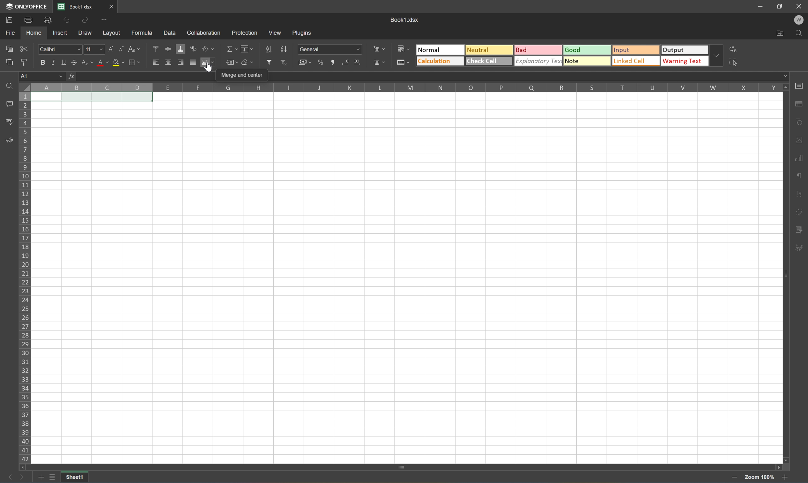 The width and height of the screenshot is (808, 483). What do you see at coordinates (28, 21) in the screenshot?
I see `Print` at bounding box center [28, 21].